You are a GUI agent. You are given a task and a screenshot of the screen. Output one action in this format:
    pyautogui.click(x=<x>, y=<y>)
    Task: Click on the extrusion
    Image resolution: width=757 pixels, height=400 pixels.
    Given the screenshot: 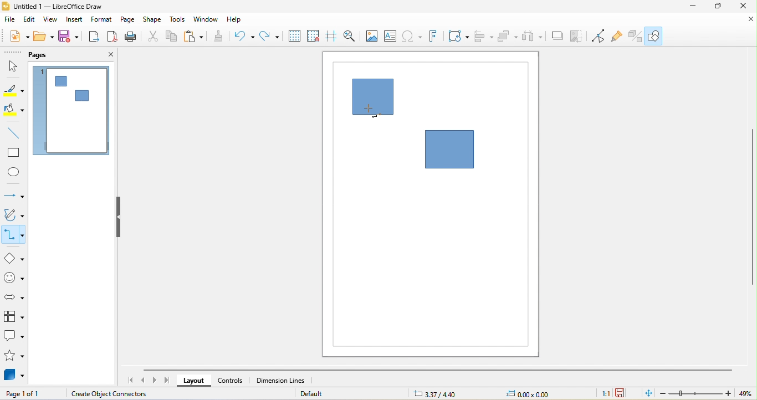 What is the action you would take?
    pyautogui.click(x=637, y=36)
    